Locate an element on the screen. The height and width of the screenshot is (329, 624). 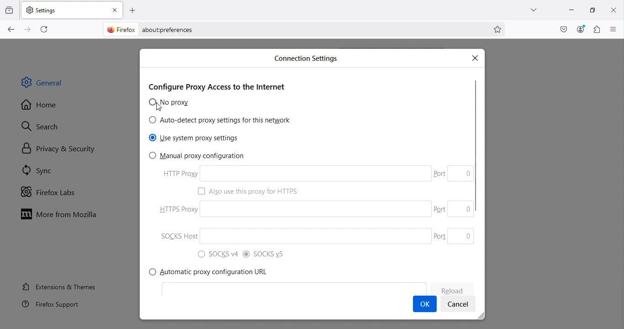
Scroll bar is located at coordinates (620, 183).